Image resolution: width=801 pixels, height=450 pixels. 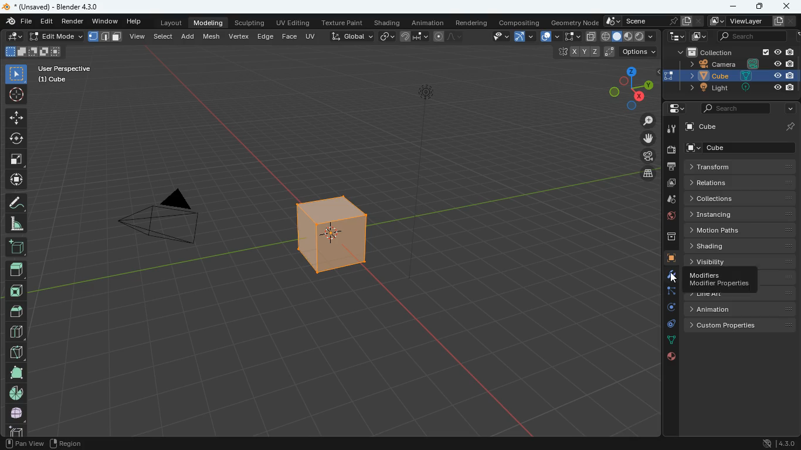 I want to click on view, so click(x=497, y=37).